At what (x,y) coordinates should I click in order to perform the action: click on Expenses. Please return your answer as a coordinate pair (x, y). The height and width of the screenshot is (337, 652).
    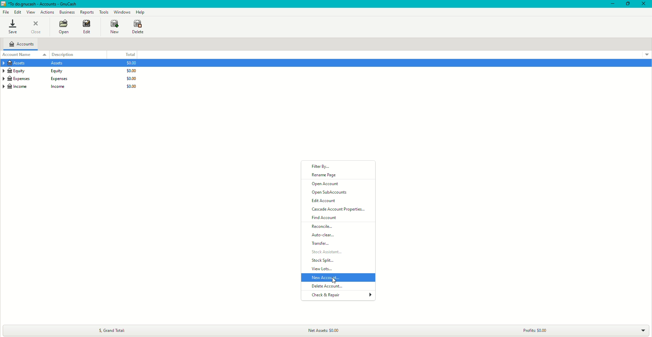
    Looking at the image, I should click on (36, 79).